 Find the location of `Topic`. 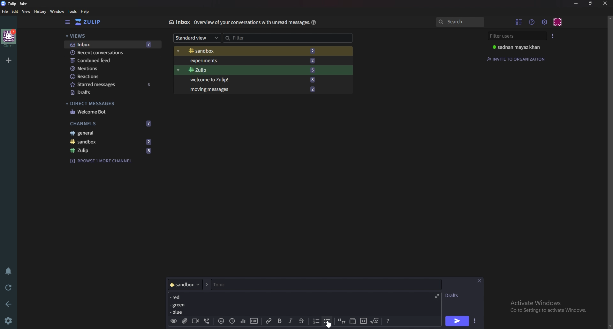

Topic is located at coordinates (321, 285).